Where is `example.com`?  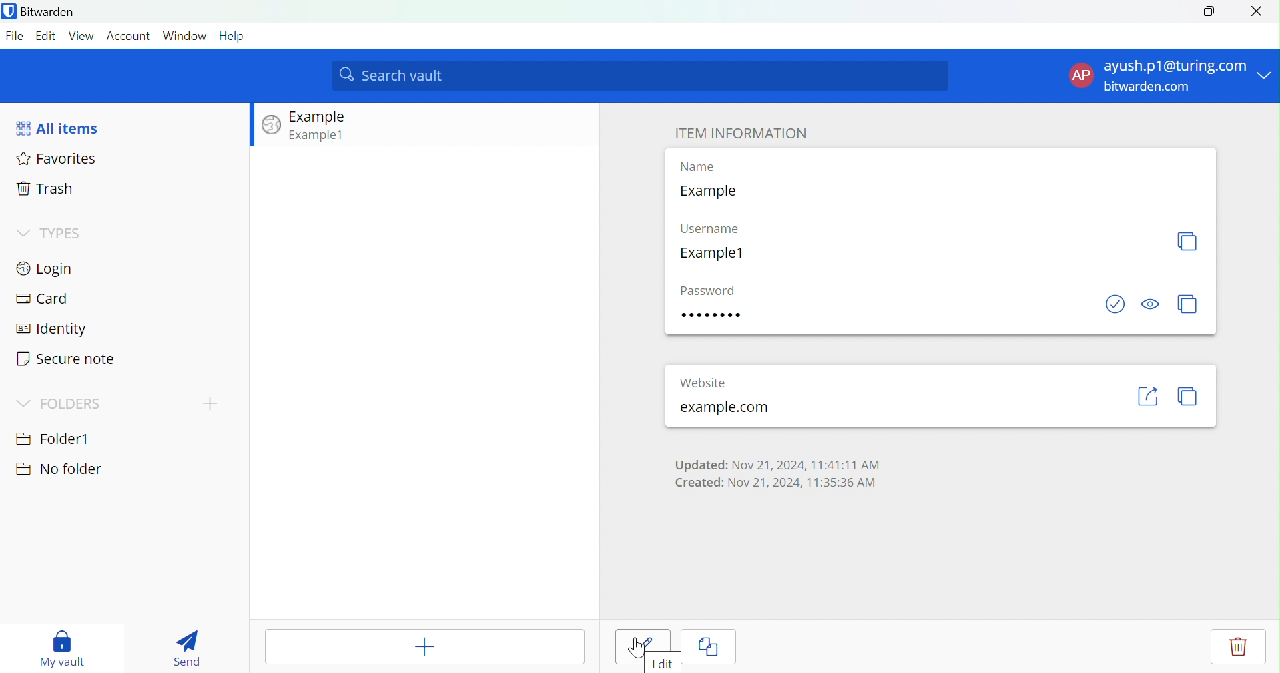
example.com is located at coordinates (731, 411).